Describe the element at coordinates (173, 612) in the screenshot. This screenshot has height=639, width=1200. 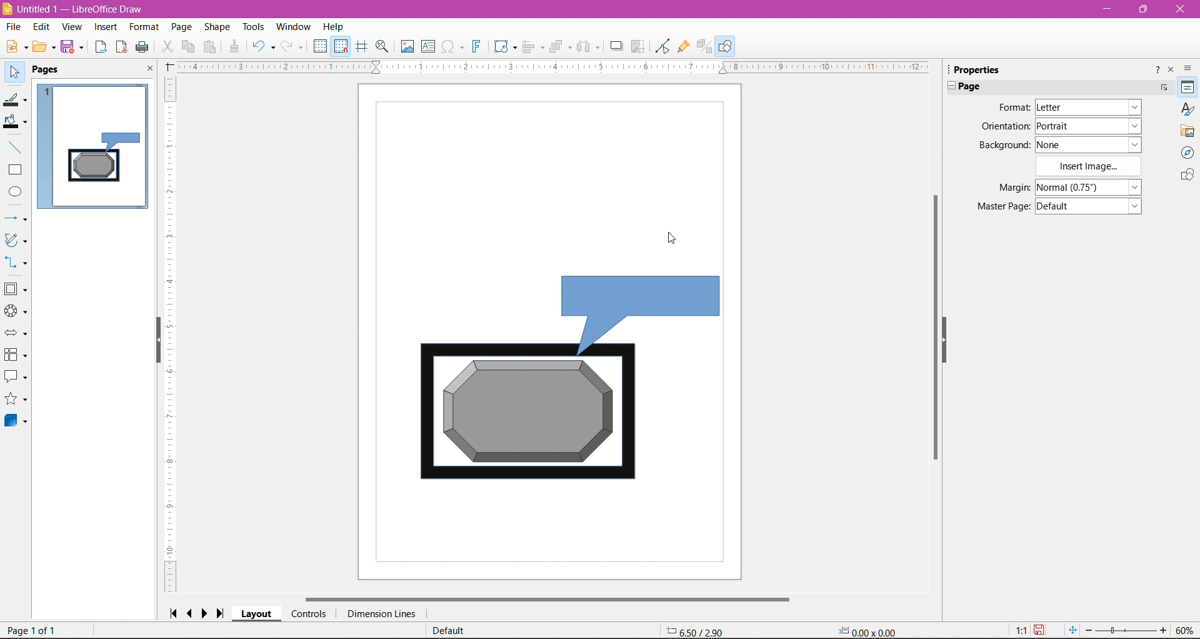
I see `Scroll to first page` at that location.